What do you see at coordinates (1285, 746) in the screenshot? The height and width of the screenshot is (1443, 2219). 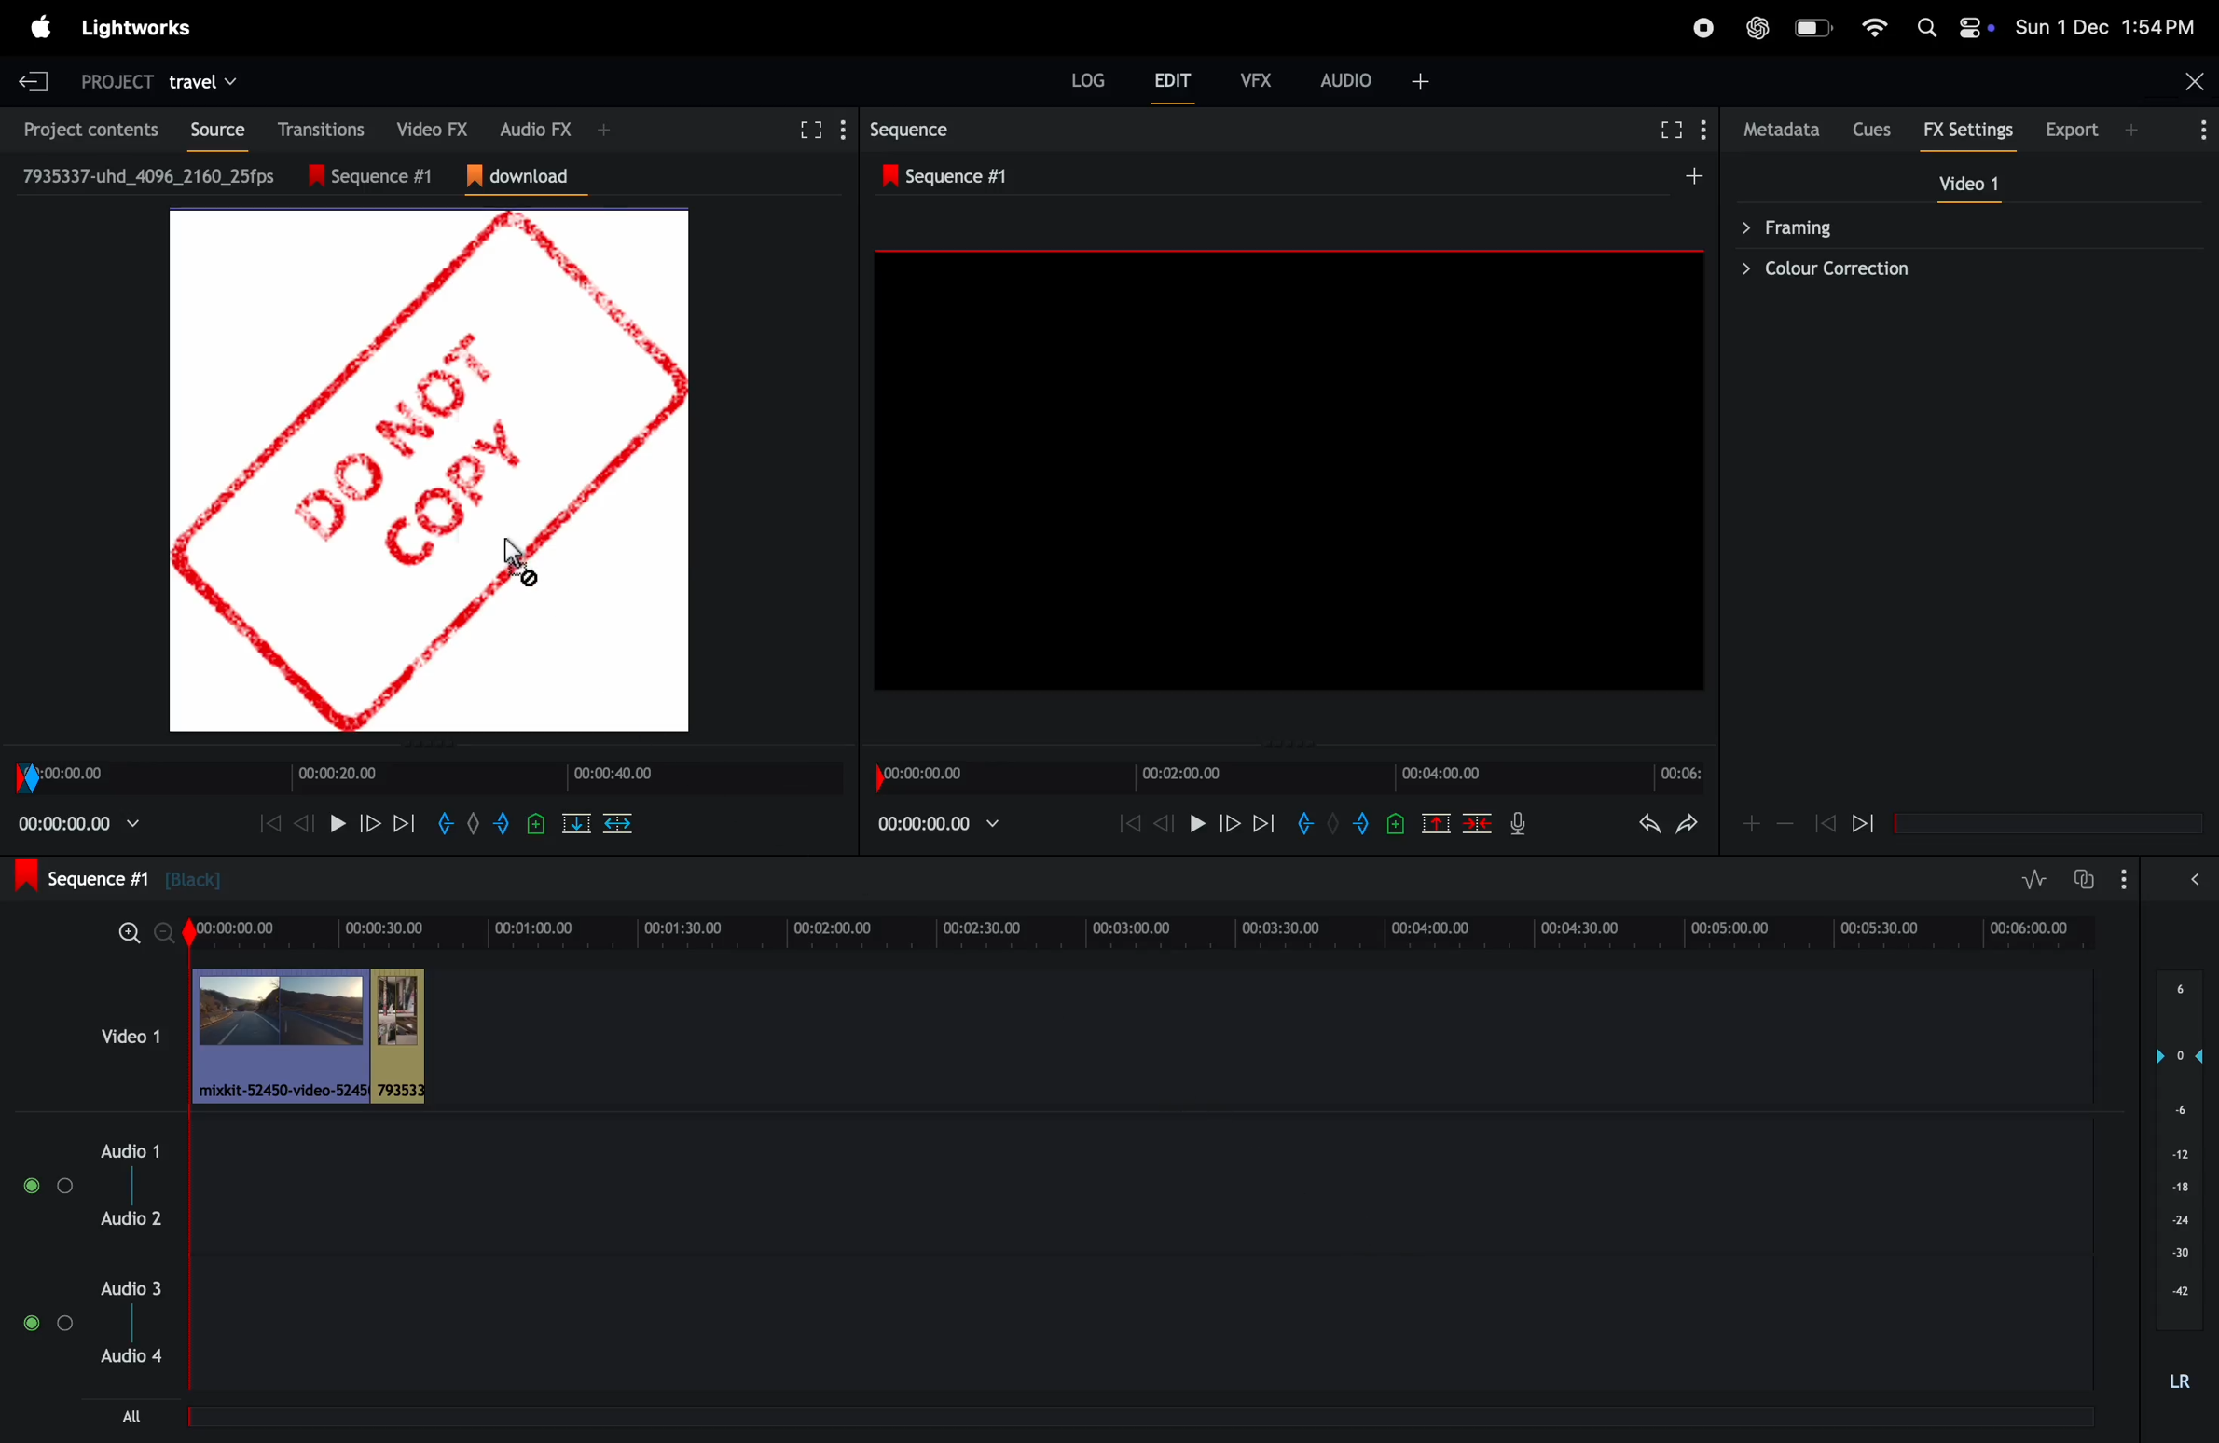 I see `Drag to change dimension` at bounding box center [1285, 746].